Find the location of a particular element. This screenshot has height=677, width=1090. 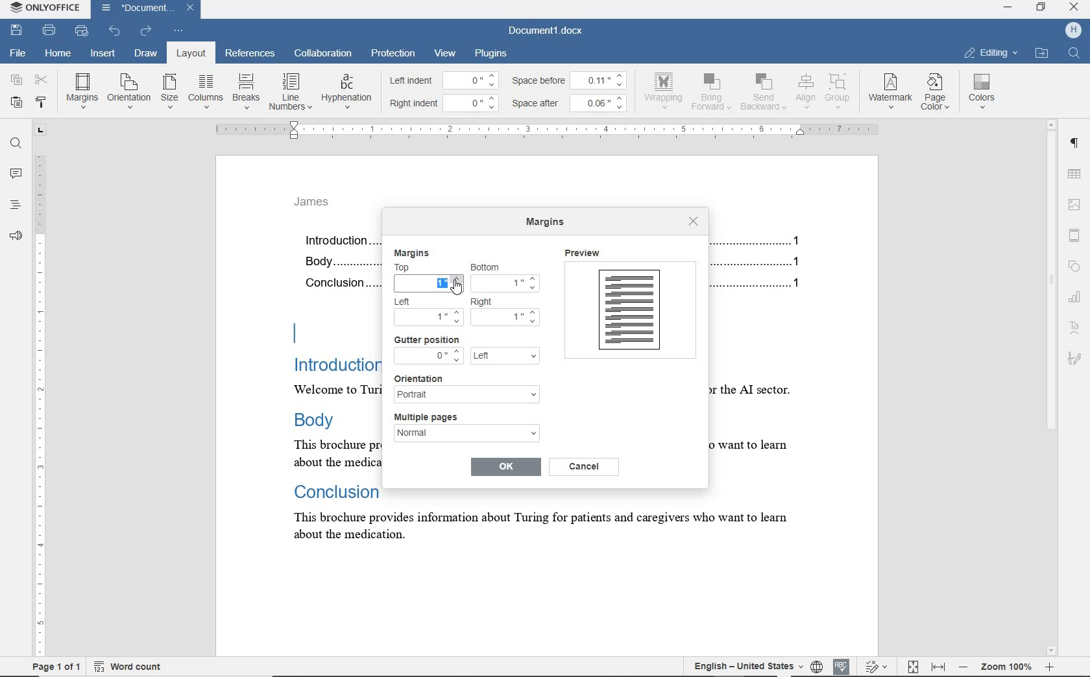

align is located at coordinates (804, 91).